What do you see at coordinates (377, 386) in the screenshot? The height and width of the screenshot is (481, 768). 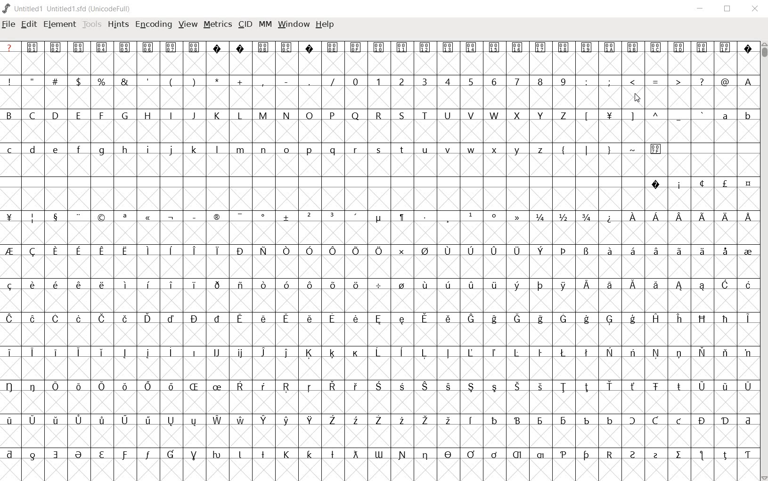 I see `` at bounding box center [377, 386].